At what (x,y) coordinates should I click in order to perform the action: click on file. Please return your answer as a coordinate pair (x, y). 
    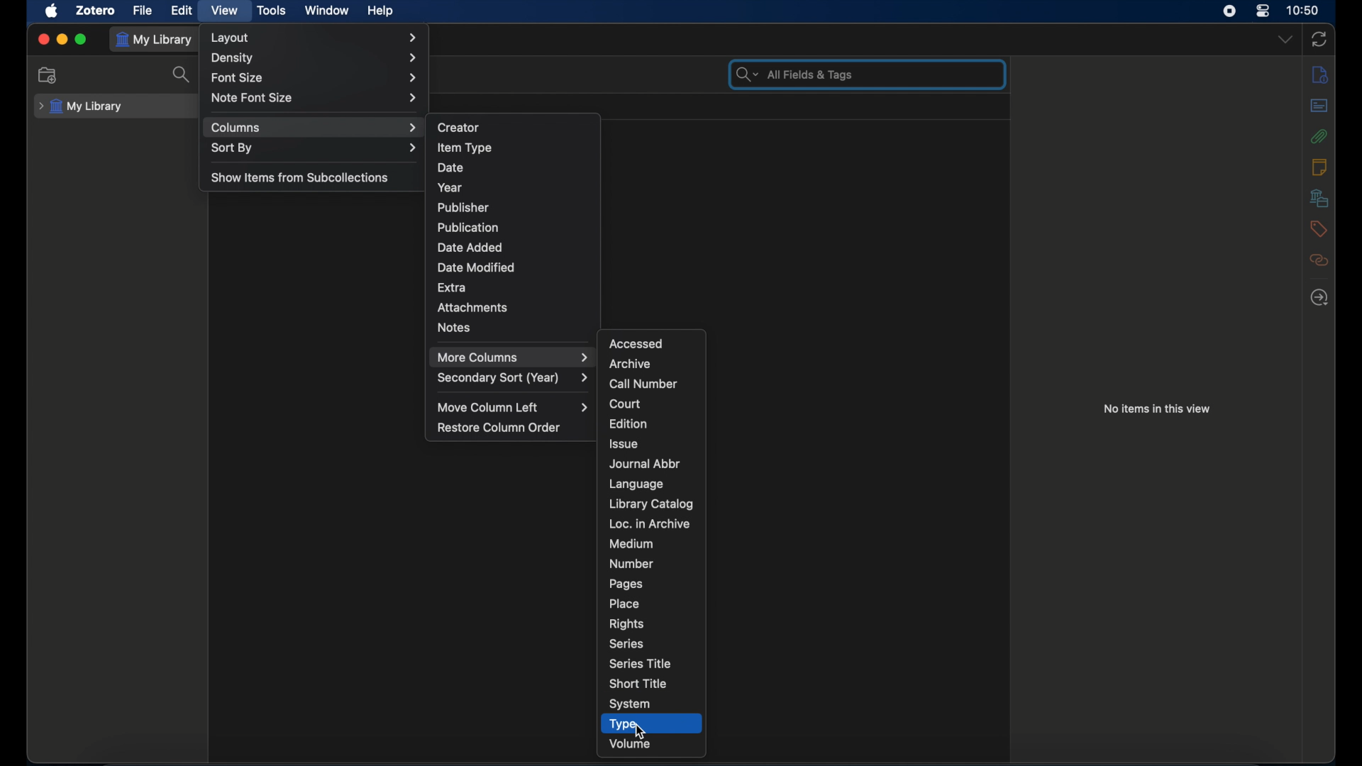
    Looking at the image, I should click on (142, 11).